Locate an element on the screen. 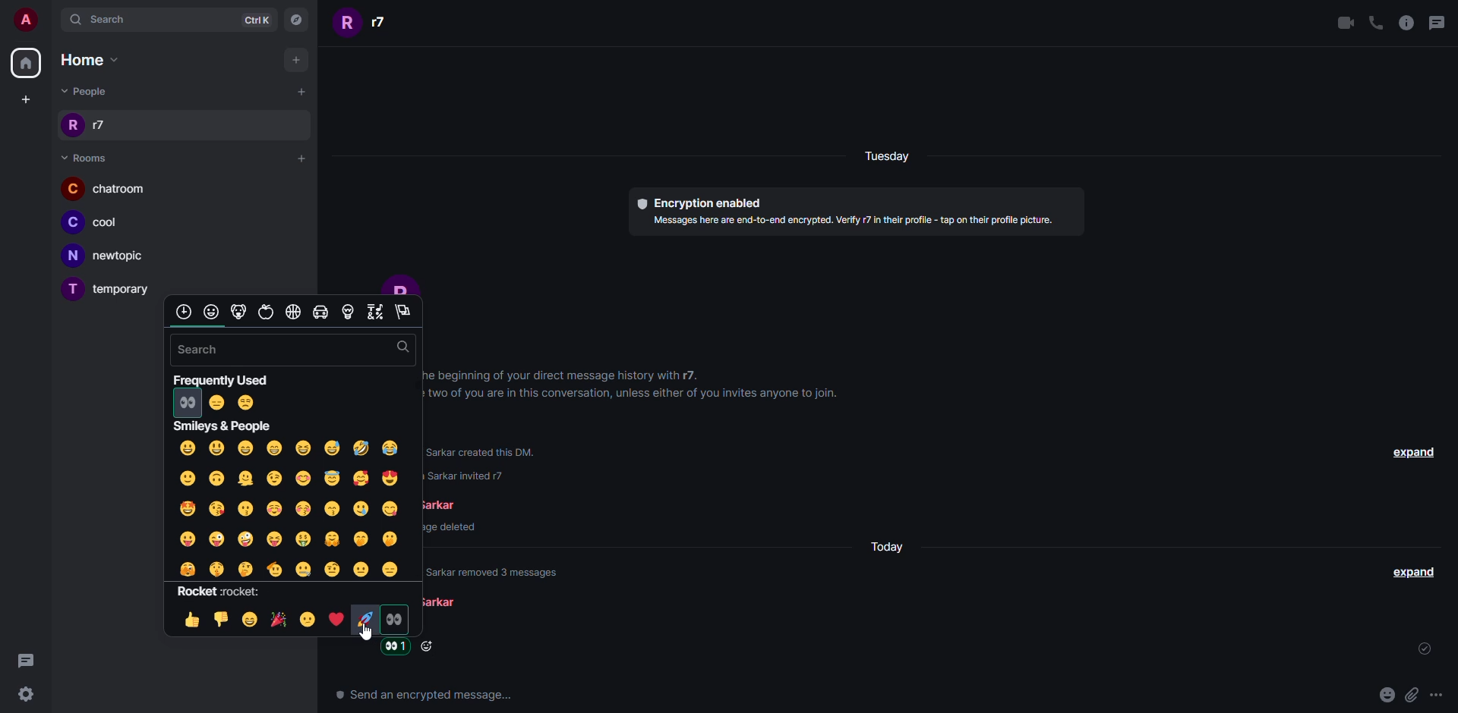 The height and width of the screenshot is (713, 1458). search is located at coordinates (103, 20).